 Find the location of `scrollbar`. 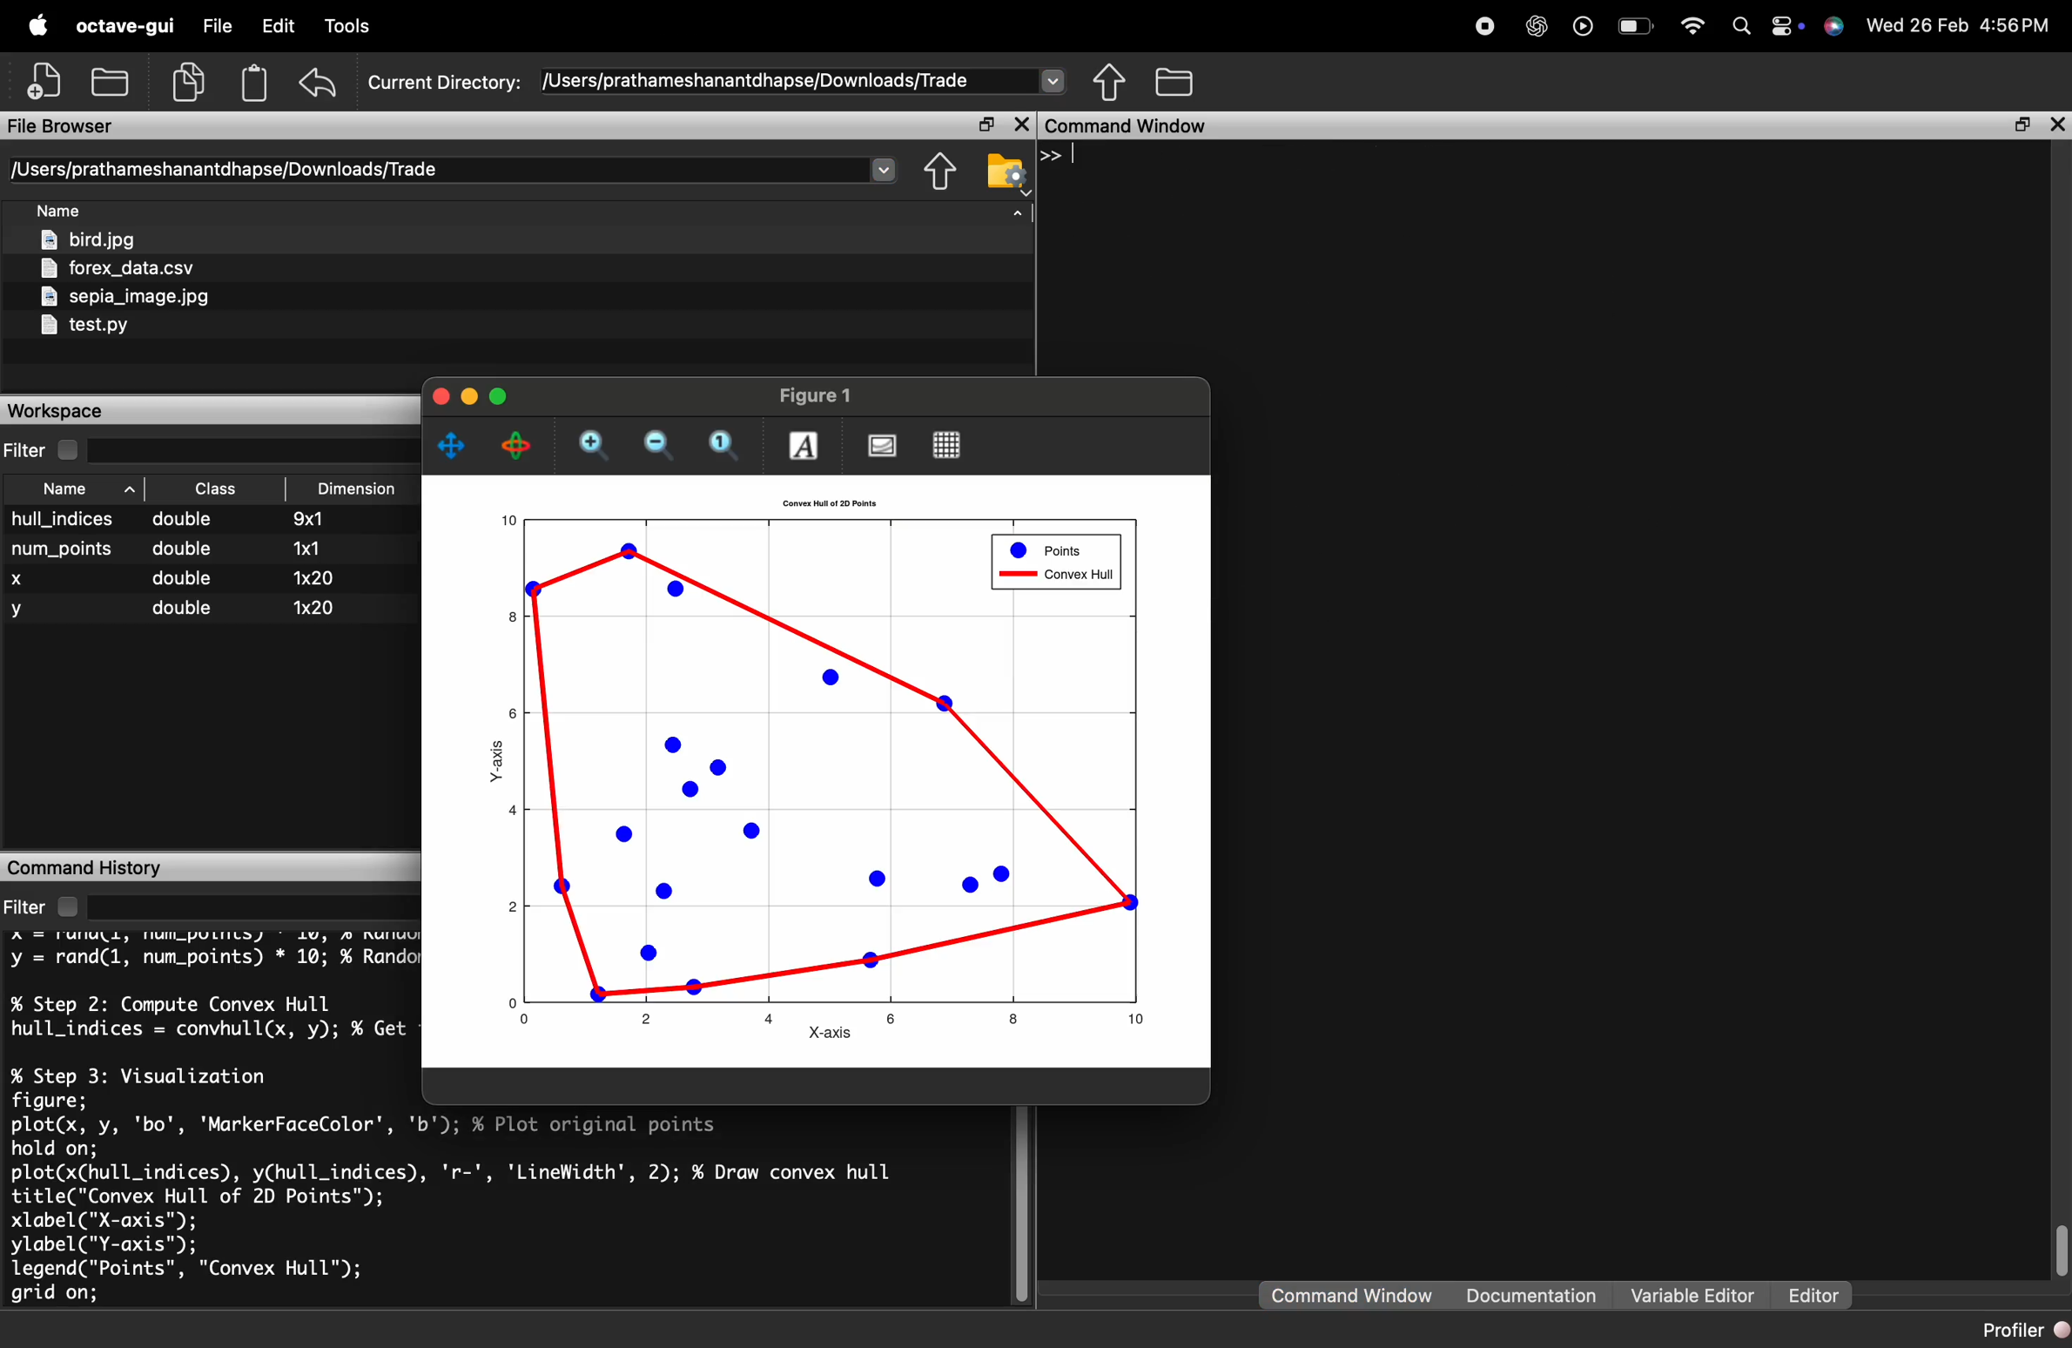

scrollbar is located at coordinates (2058, 1254).